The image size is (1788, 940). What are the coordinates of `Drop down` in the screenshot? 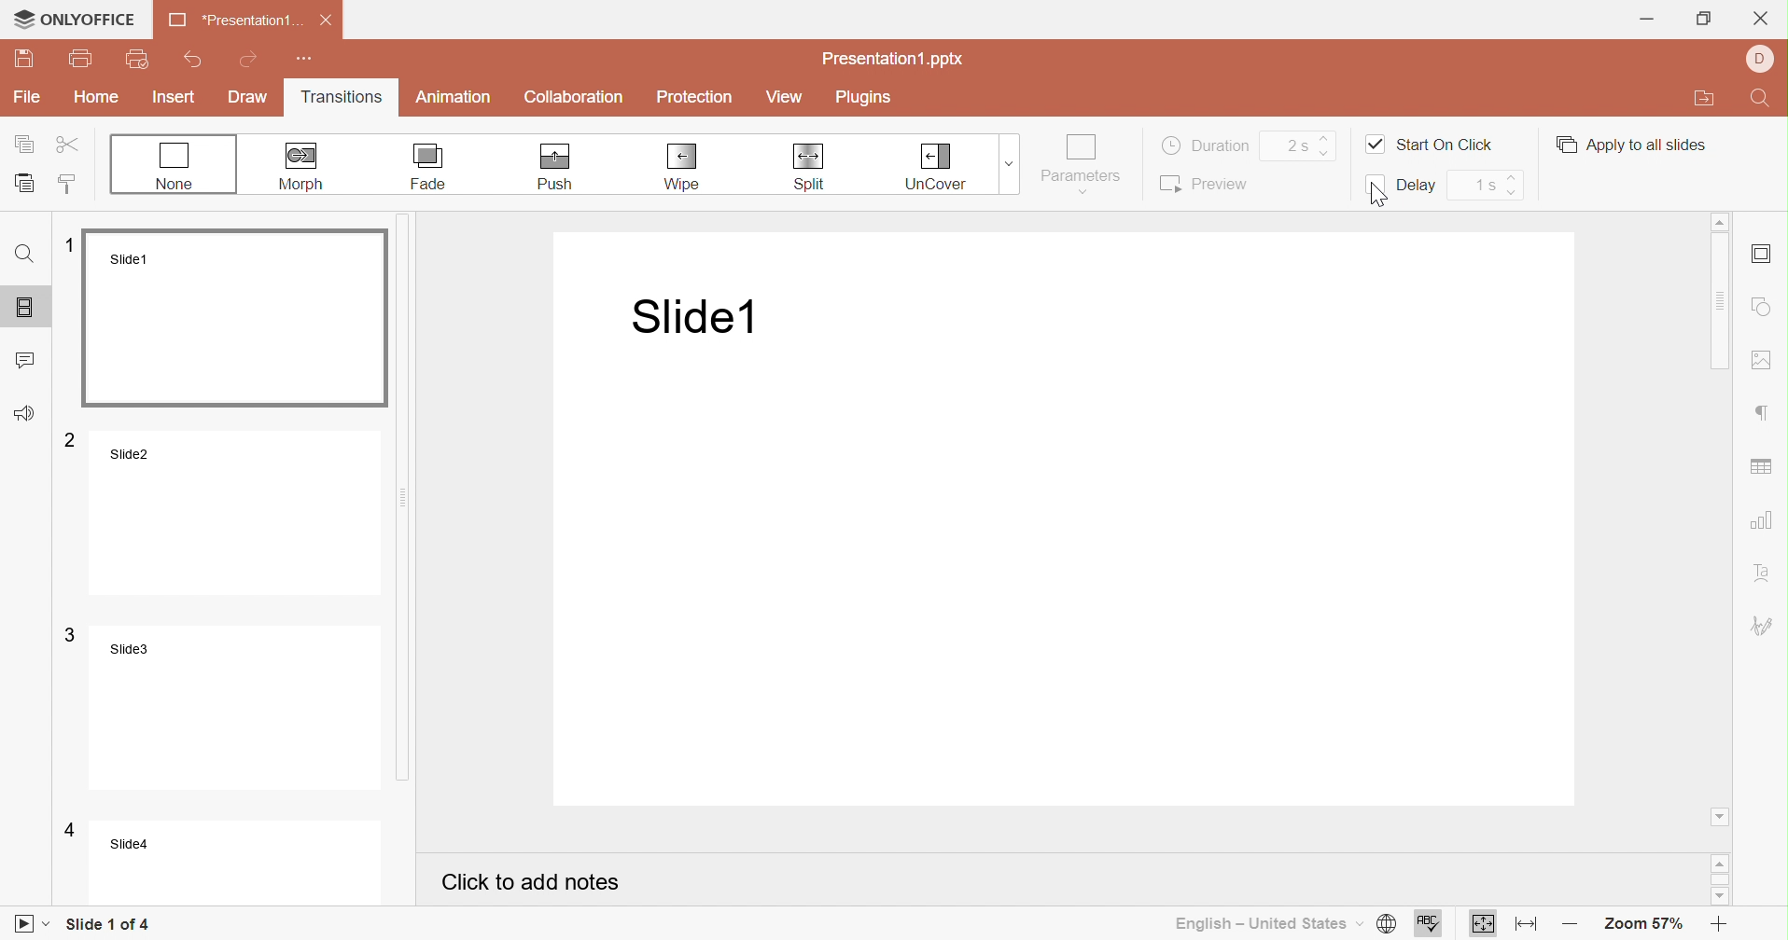 It's located at (1007, 160).